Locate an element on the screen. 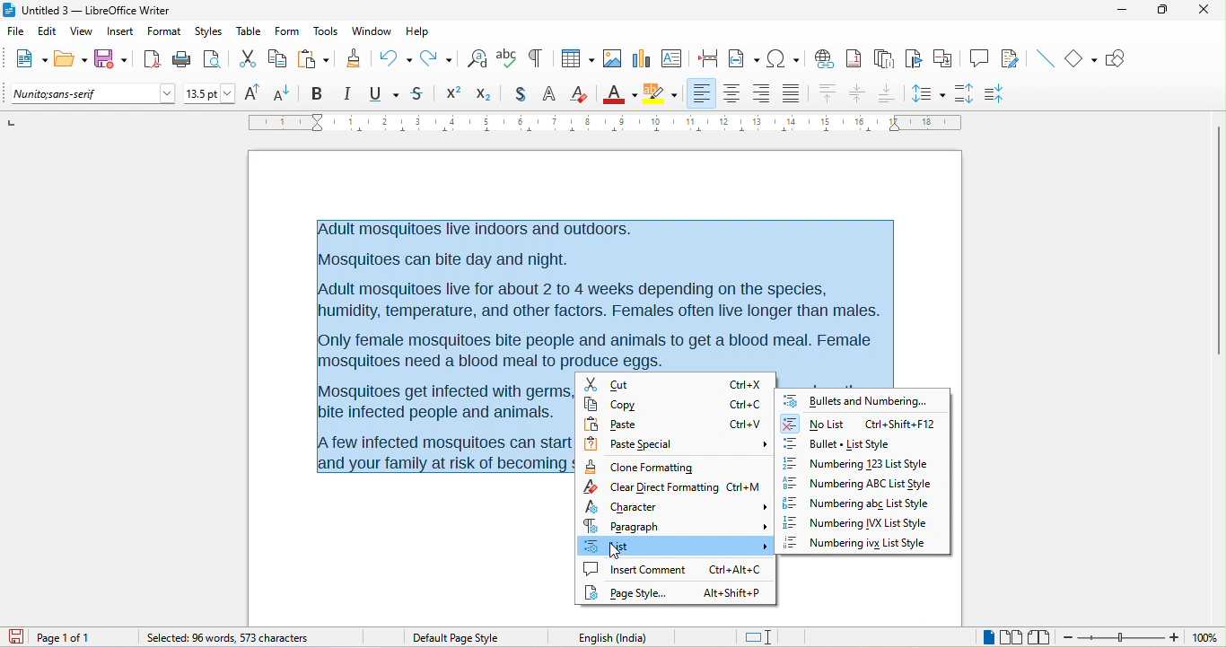 The width and height of the screenshot is (1226, 648). font name is located at coordinates (92, 94).